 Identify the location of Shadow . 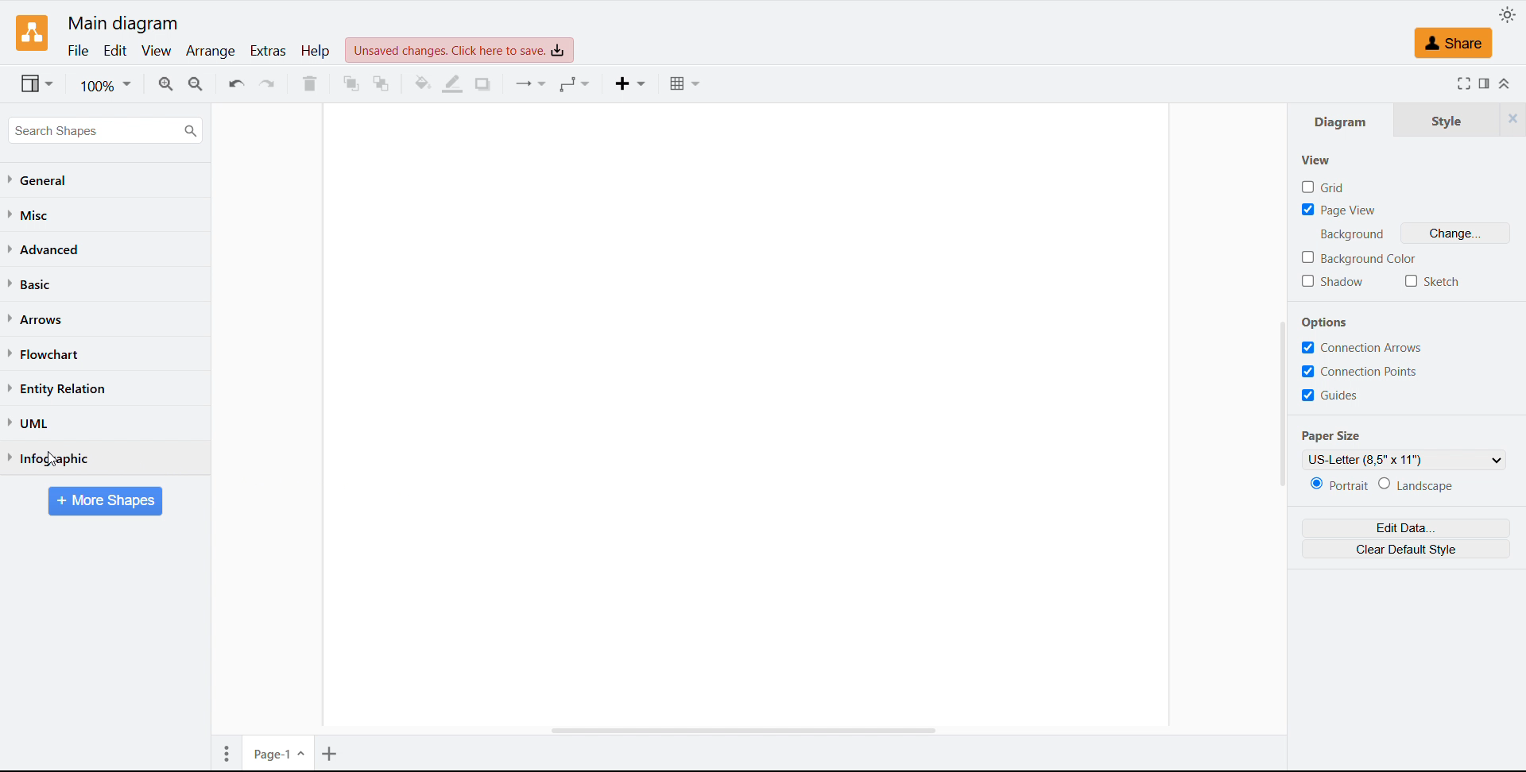
(1336, 281).